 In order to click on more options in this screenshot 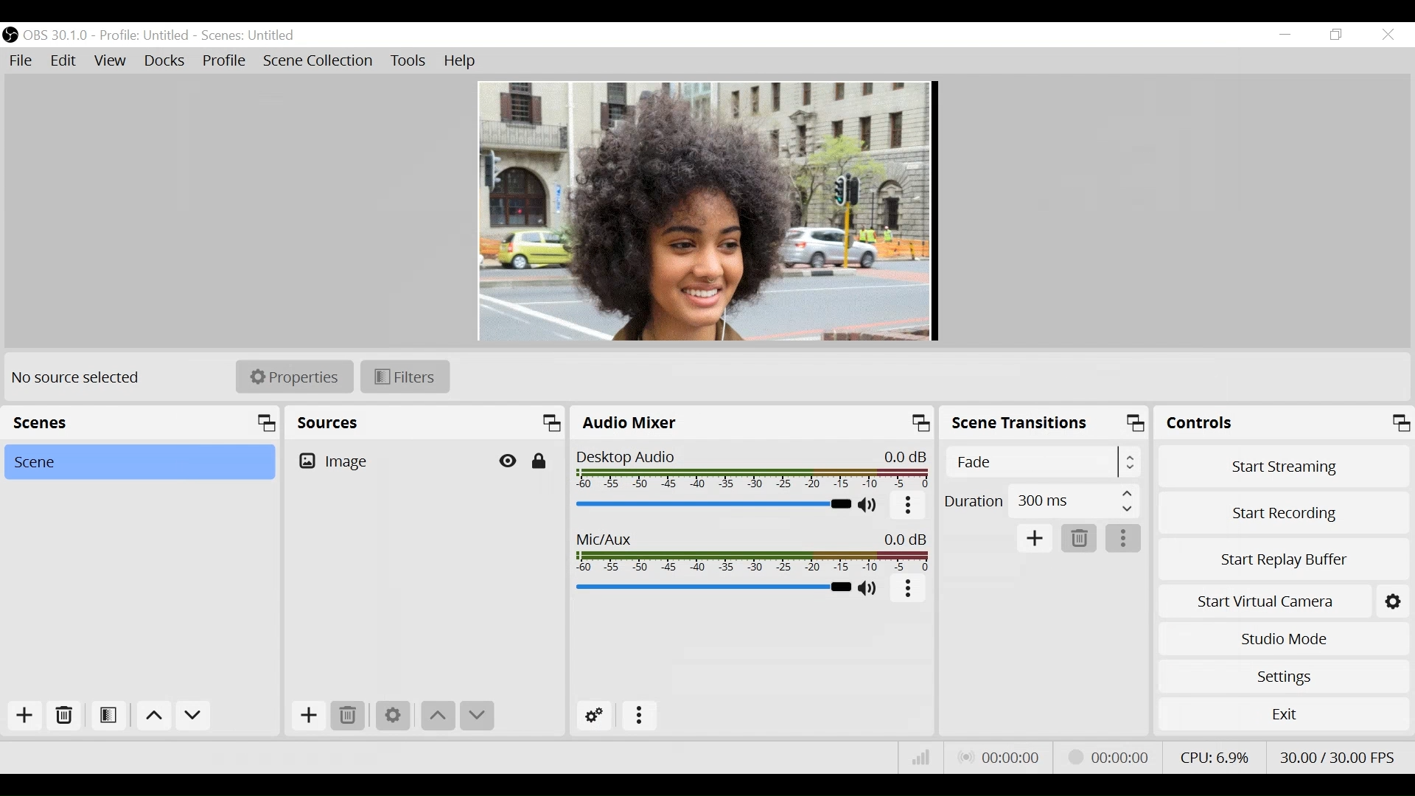, I will do `click(909, 589)`.